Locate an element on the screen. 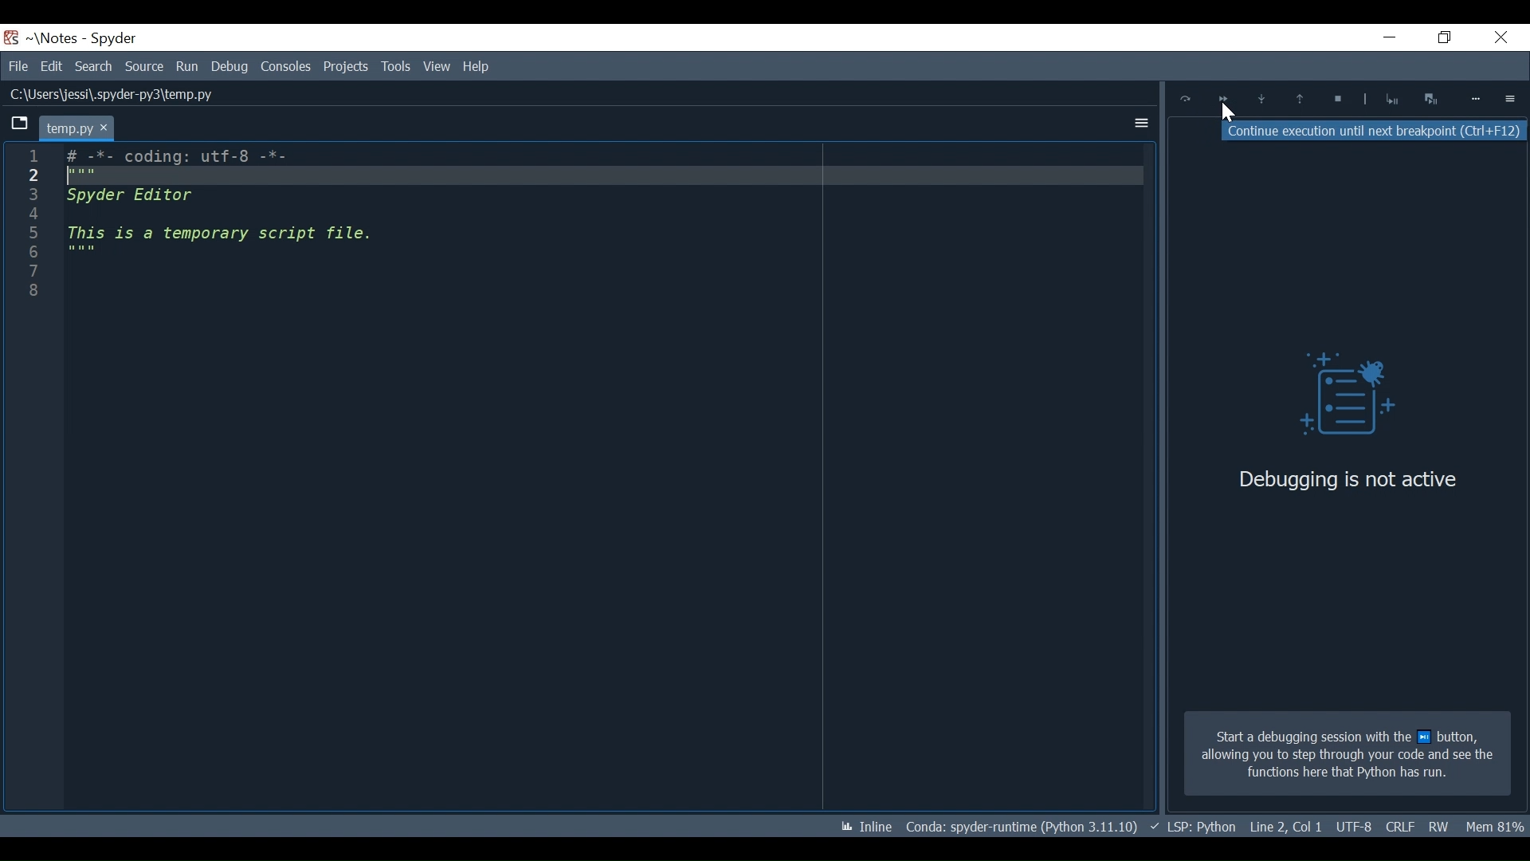  Continue ExecutionUntil next breakpoint toolpit is located at coordinates (1375, 132).